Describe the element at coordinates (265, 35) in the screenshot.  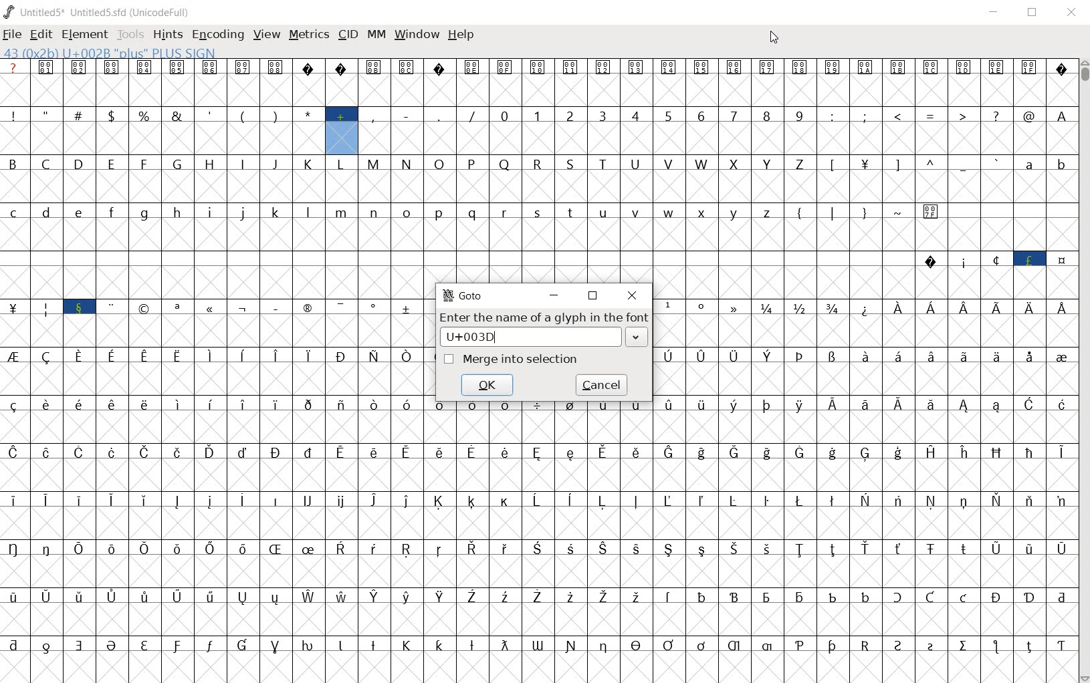
I see `view` at that location.